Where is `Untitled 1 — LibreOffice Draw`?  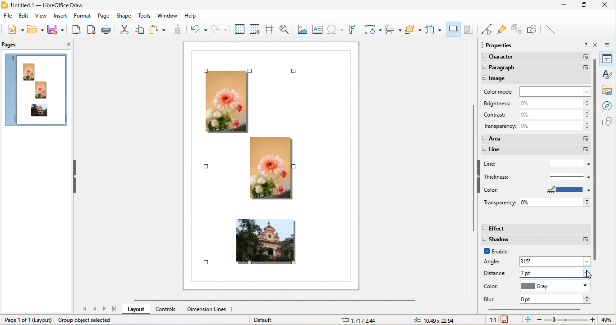 Untitled 1 — LibreOffice Draw is located at coordinates (42, 5).